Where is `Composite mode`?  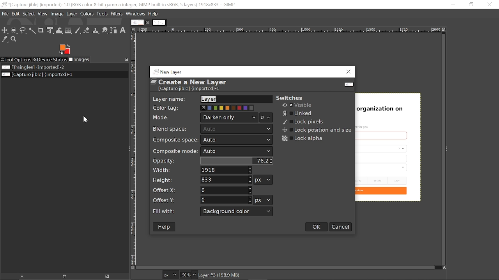 Composite mode is located at coordinates (237, 151).